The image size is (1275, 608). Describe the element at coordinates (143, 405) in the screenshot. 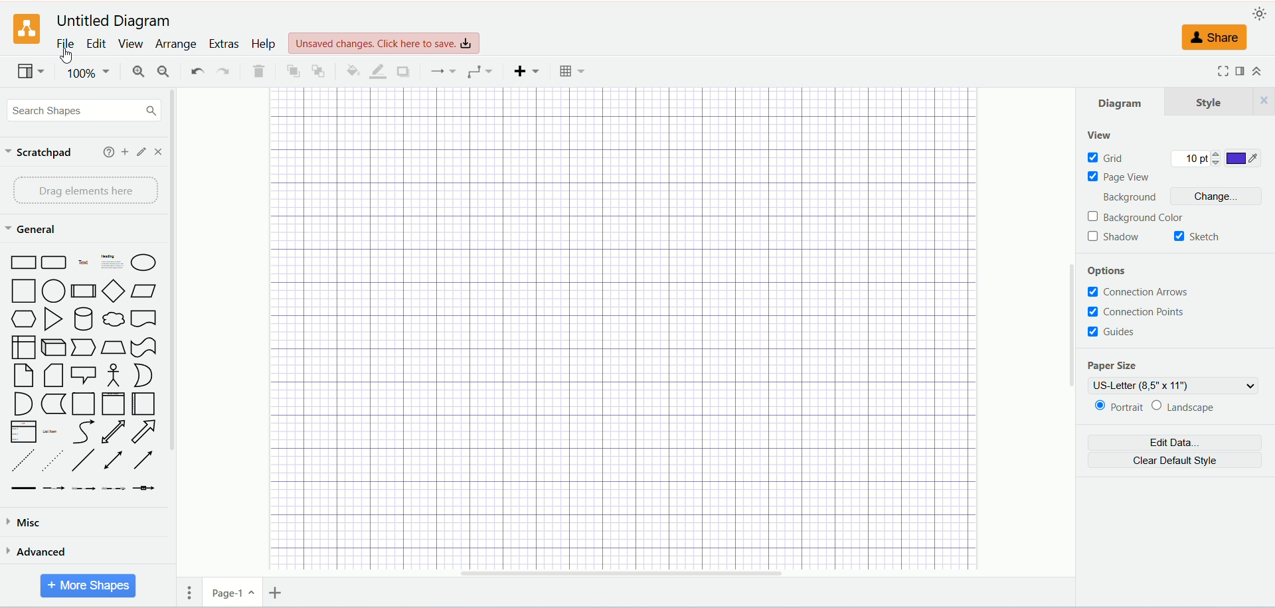

I see `Horizontal Container` at that location.